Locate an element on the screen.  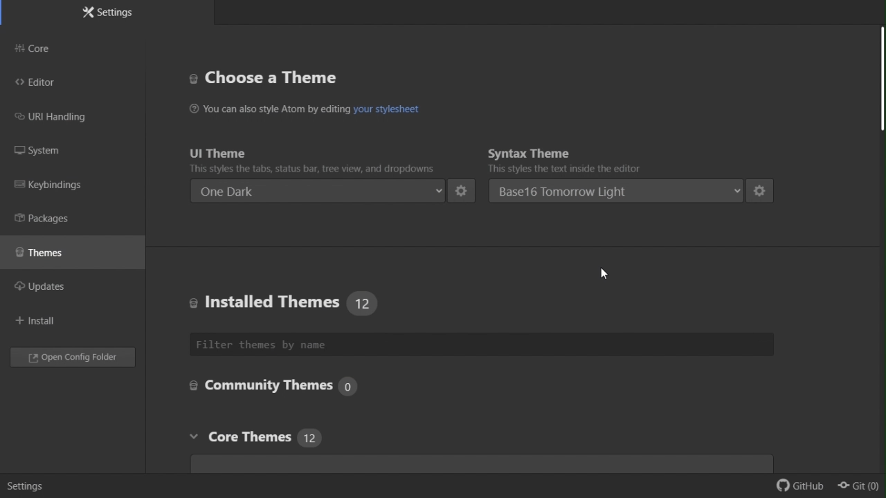
Settings is located at coordinates (109, 13).